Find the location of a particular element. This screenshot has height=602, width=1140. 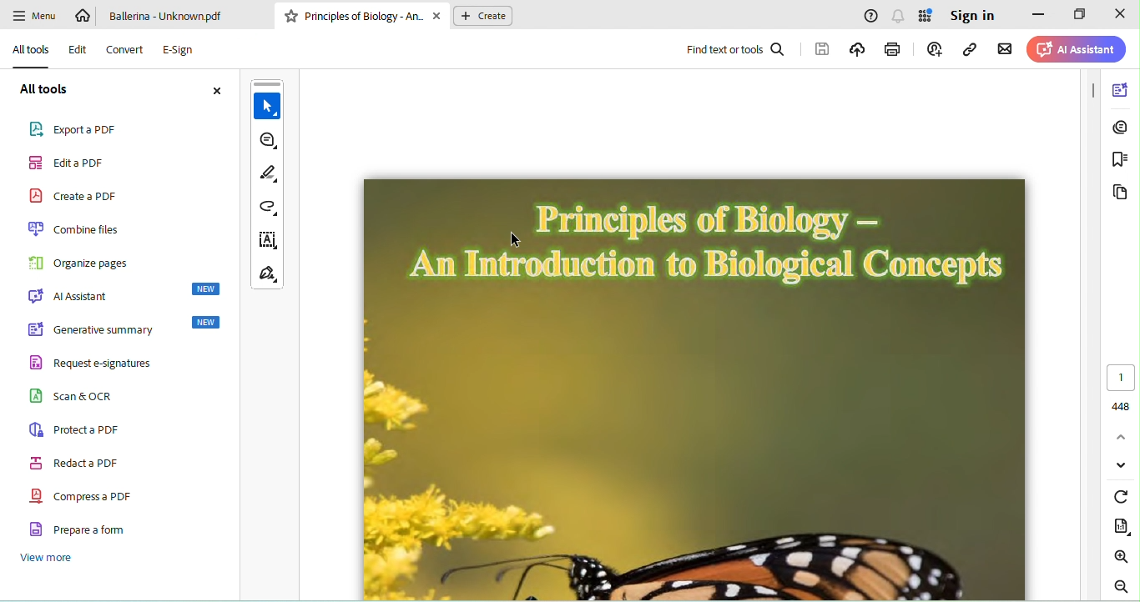

save changes to adobes cloud storage is located at coordinates (857, 50).